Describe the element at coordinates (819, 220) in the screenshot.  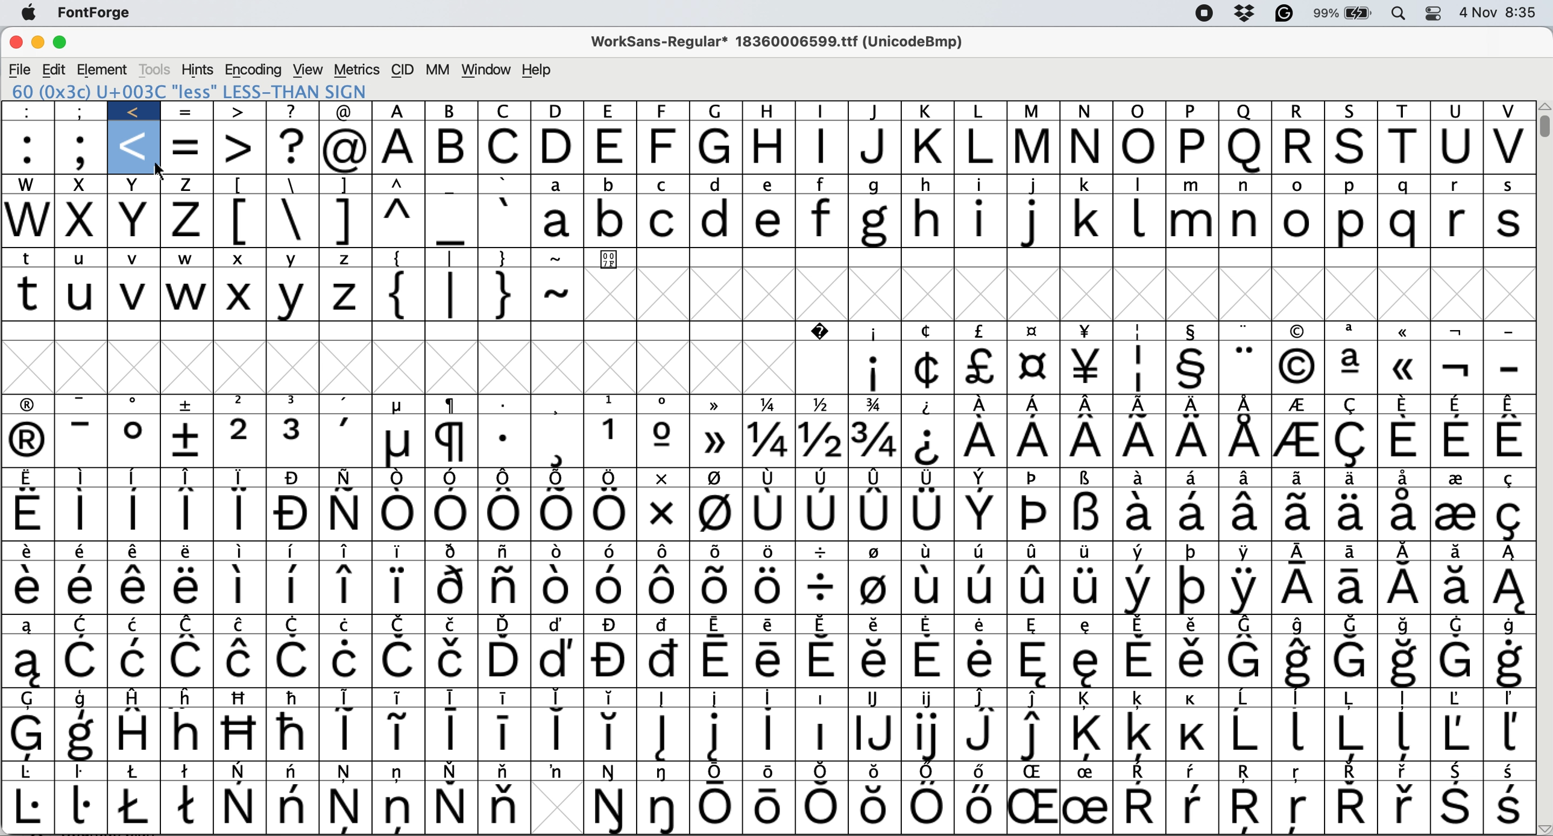
I see `f` at that location.